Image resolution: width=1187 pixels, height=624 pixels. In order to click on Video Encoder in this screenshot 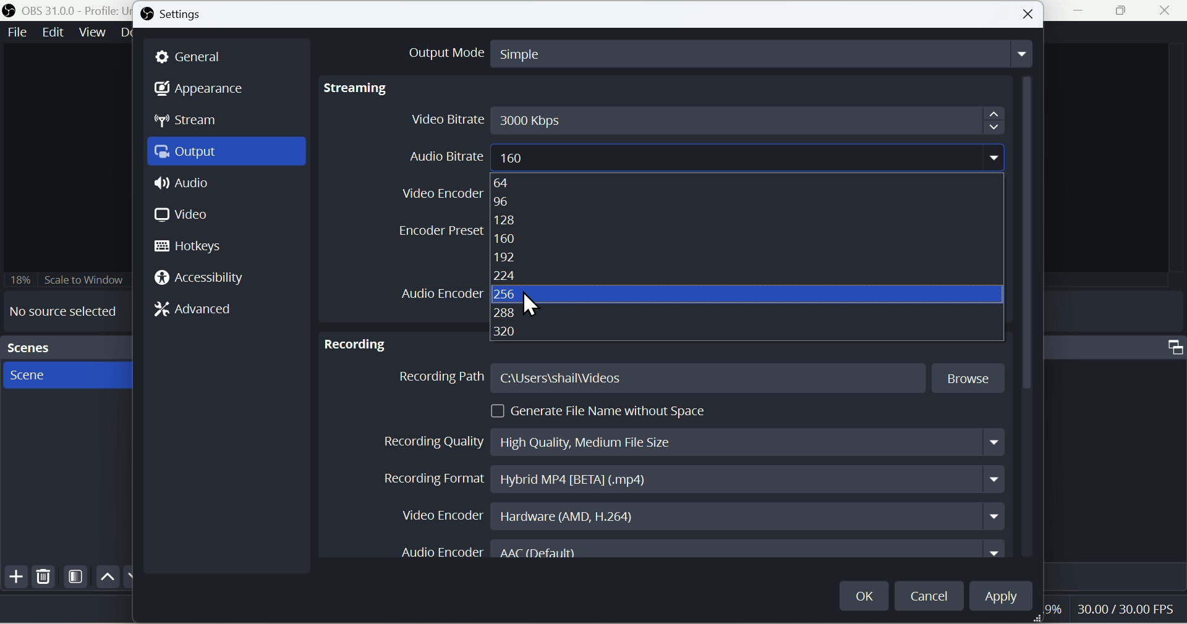, I will do `click(696, 515)`.